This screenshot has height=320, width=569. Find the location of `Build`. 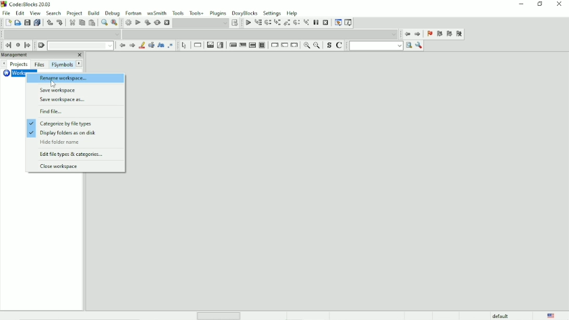

Build is located at coordinates (93, 13).